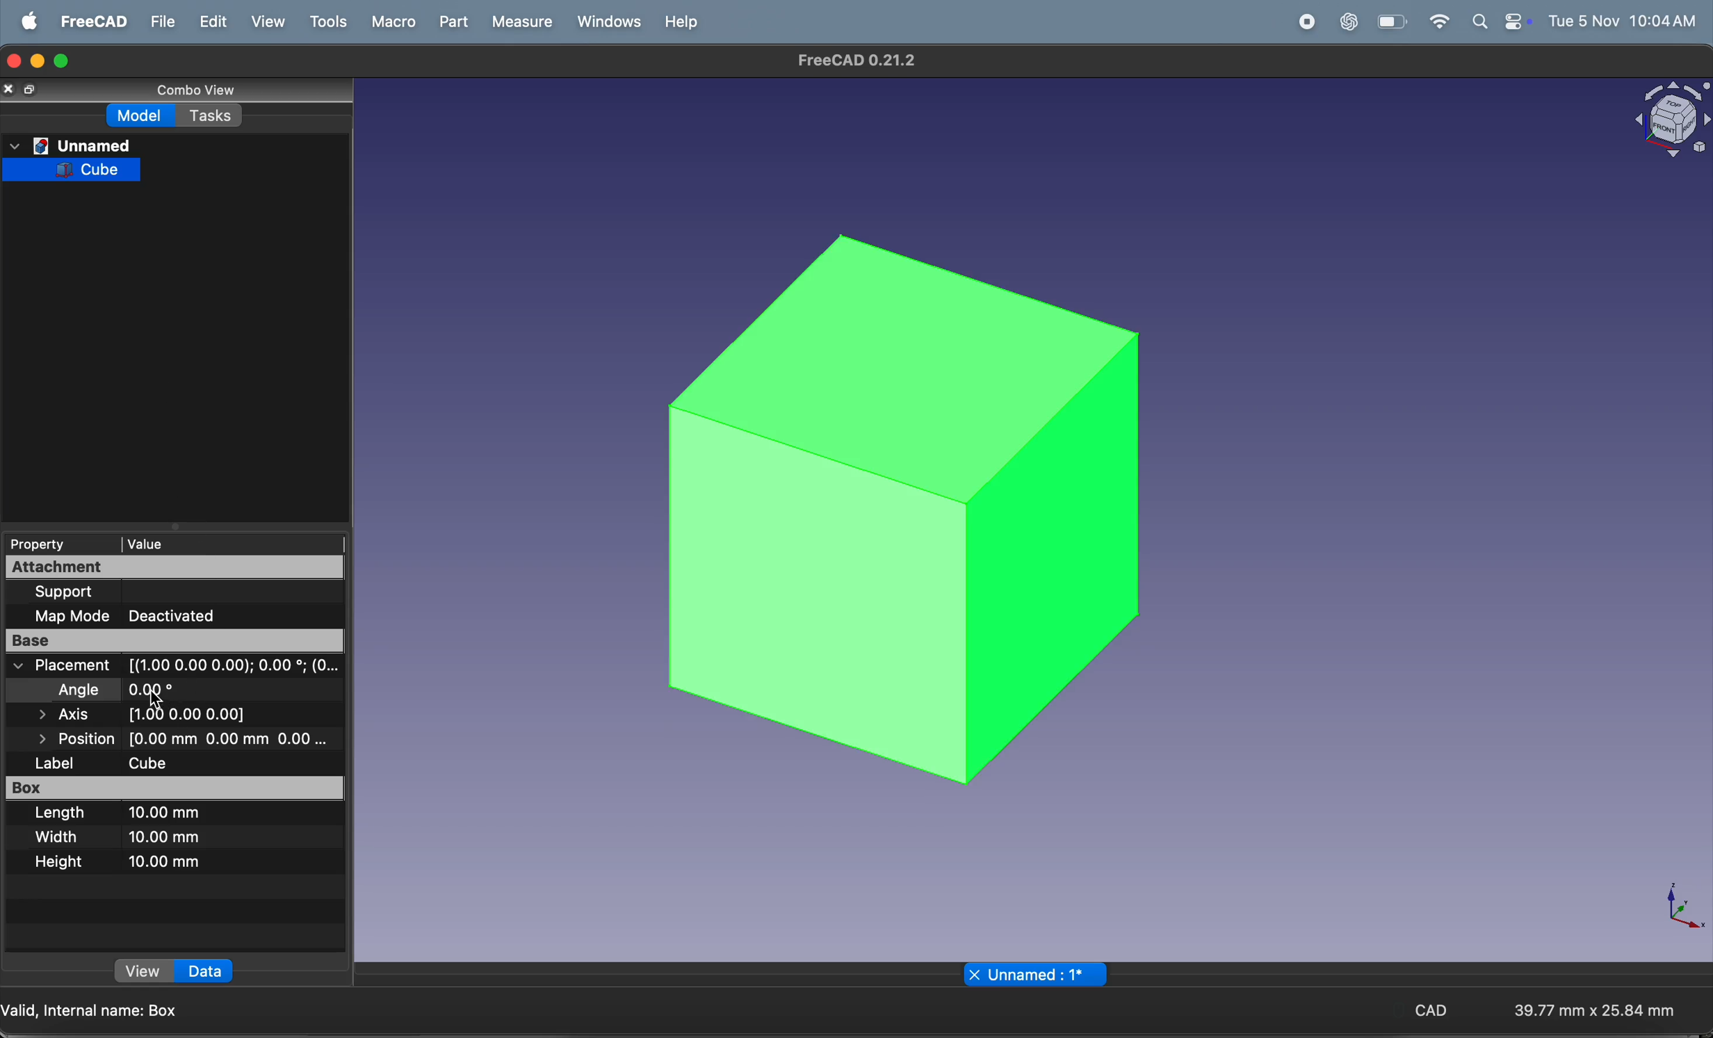 Image resolution: width=1713 pixels, height=1038 pixels. What do you see at coordinates (65, 763) in the screenshot?
I see `label` at bounding box center [65, 763].